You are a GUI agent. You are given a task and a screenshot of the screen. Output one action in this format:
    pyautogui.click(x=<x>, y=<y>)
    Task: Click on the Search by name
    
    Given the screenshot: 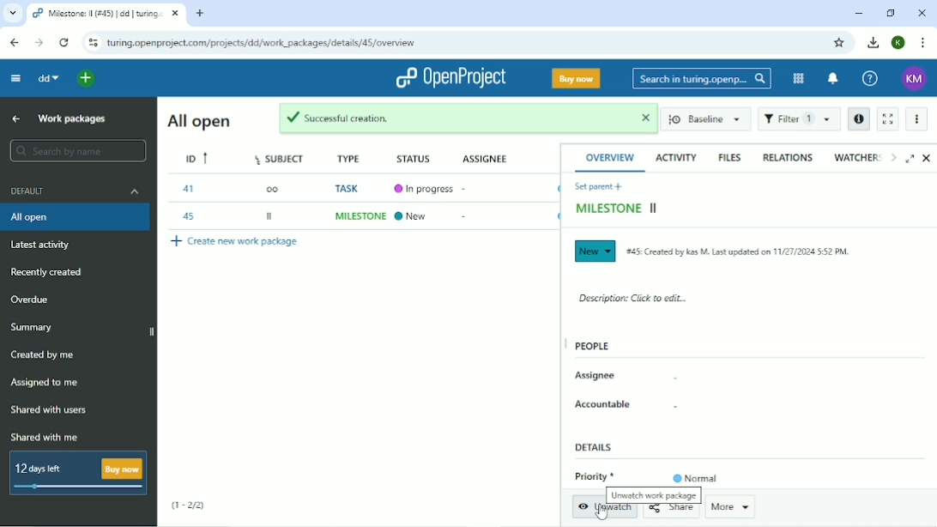 What is the action you would take?
    pyautogui.click(x=79, y=150)
    